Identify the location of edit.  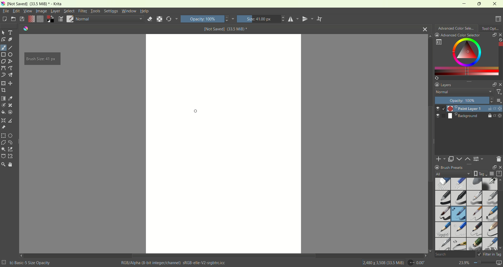
(16, 11).